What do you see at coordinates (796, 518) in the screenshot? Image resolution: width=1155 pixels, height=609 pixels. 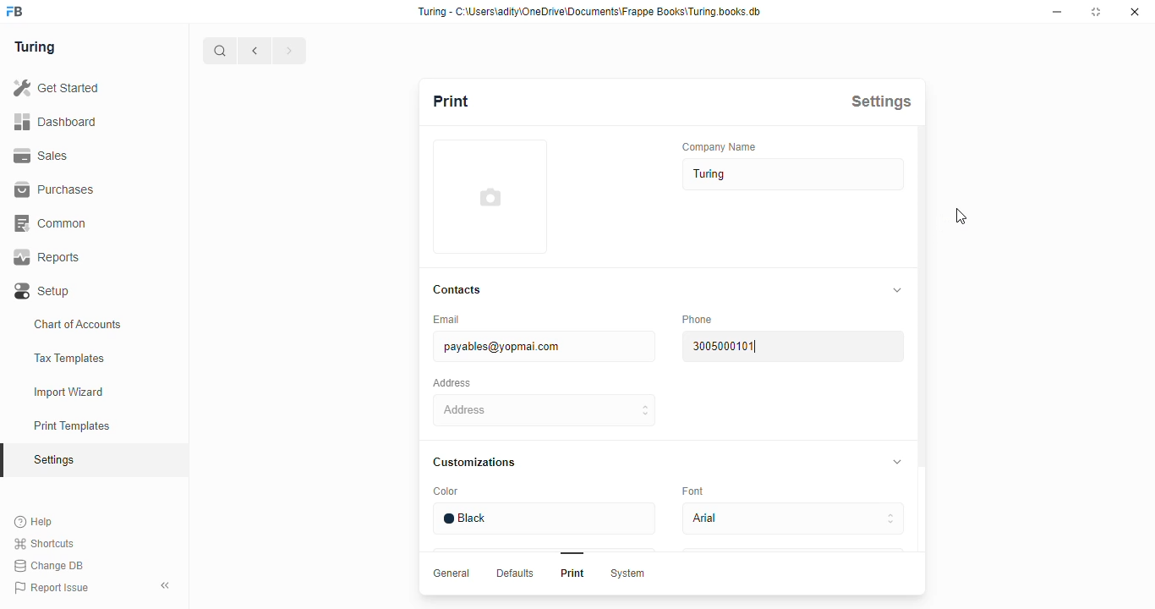 I see `Adal` at bounding box center [796, 518].